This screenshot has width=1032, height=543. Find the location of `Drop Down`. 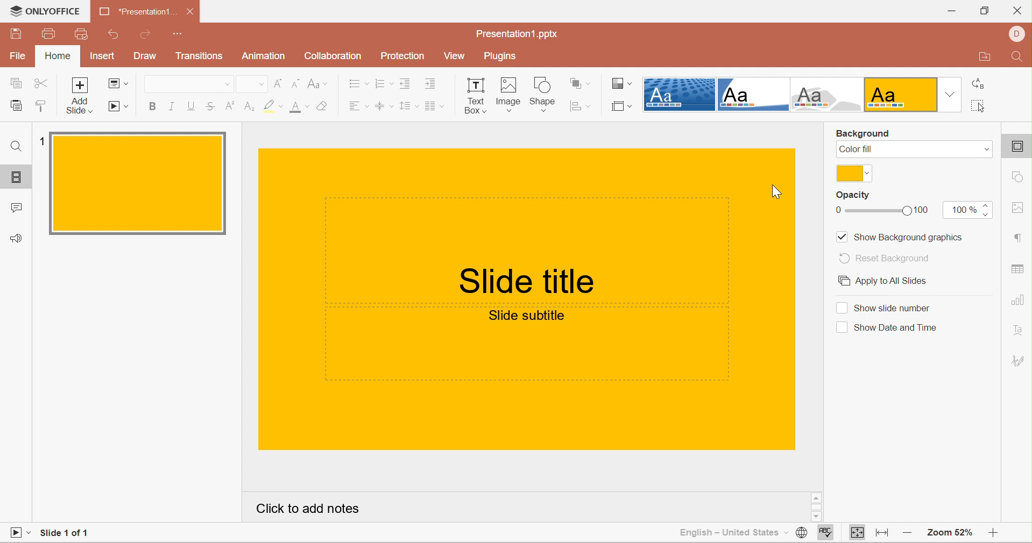

Drop Down is located at coordinates (260, 84).